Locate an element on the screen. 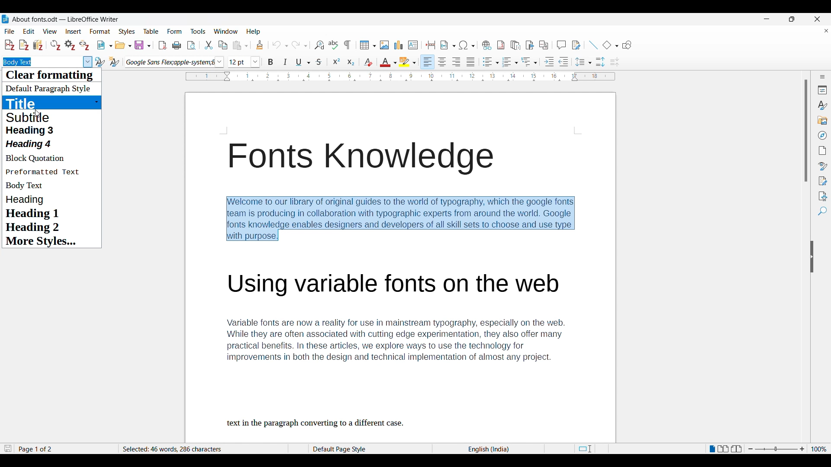 This screenshot has height=467, width=831. Set document preferences is located at coordinates (70, 45).